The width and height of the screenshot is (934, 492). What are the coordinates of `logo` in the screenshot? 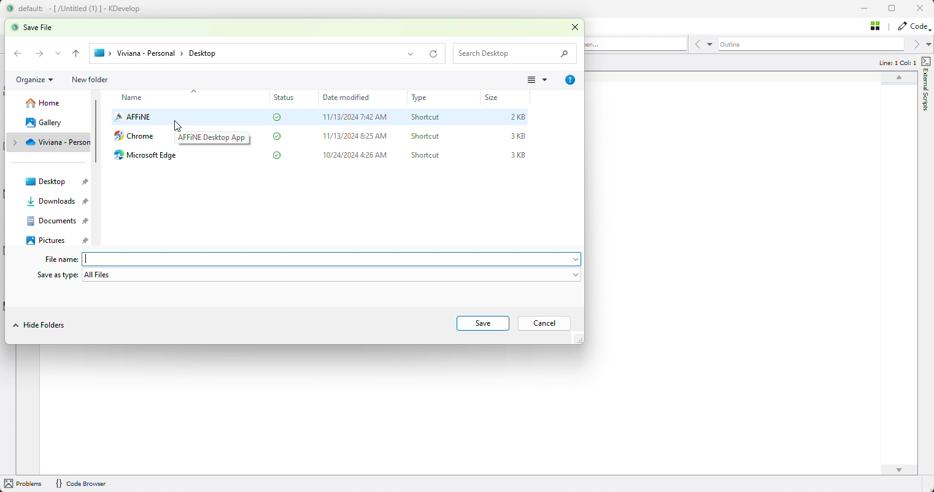 It's located at (15, 28).